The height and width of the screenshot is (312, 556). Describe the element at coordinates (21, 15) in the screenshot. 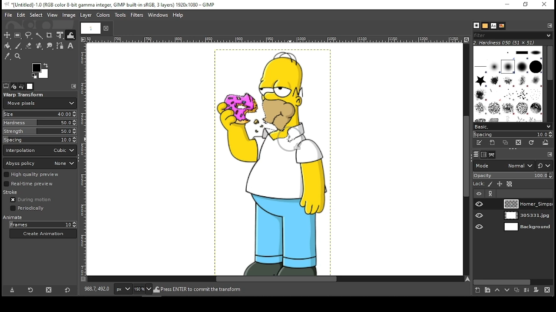

I see `edit` at that location.